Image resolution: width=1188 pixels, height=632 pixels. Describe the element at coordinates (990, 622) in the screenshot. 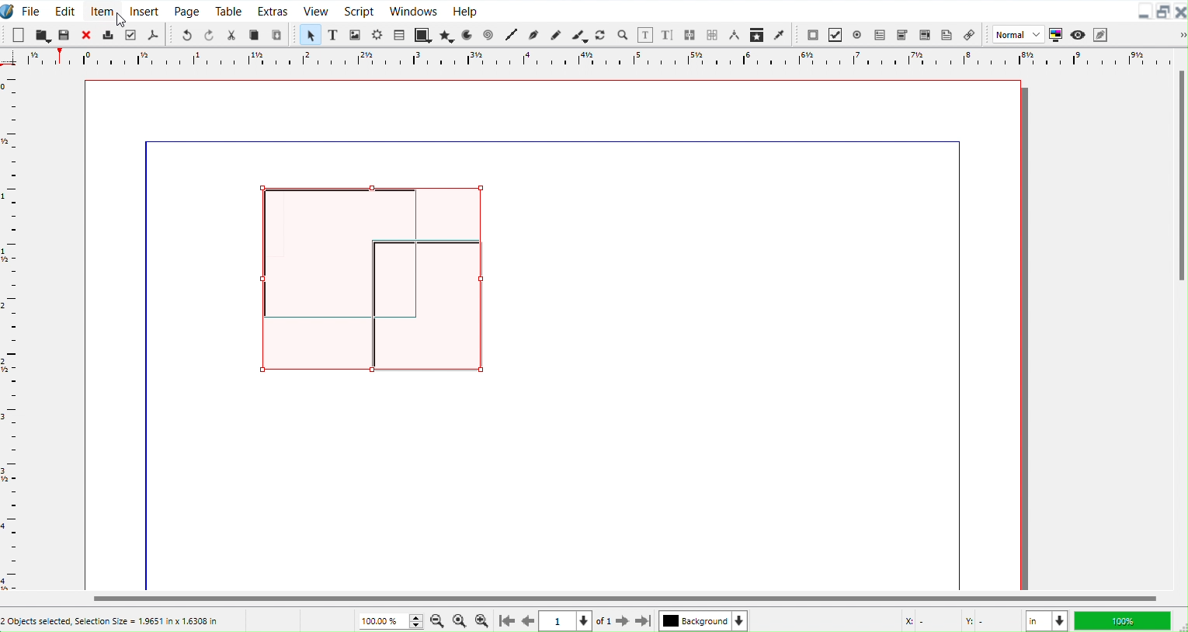

I see `Y Co-ordinate` at that location.